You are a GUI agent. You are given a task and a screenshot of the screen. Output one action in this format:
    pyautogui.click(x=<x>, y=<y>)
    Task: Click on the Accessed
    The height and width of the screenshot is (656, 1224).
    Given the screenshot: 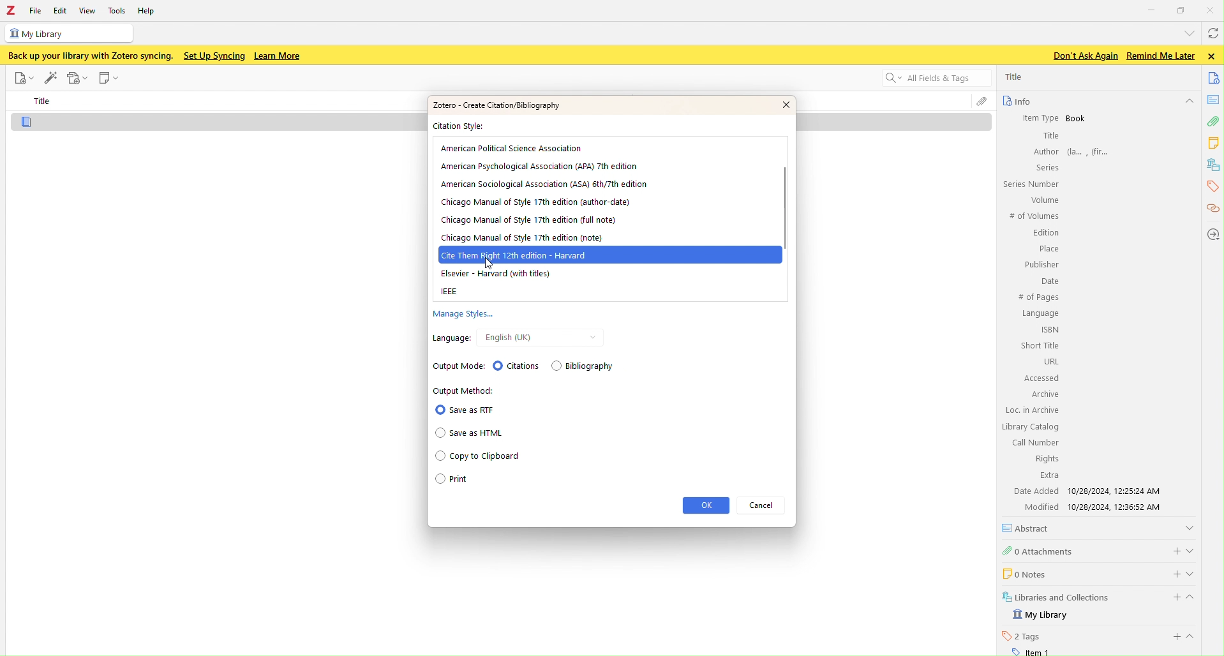 What is the action you would take?
    pyautogui.click(x=1041, y=378)
    